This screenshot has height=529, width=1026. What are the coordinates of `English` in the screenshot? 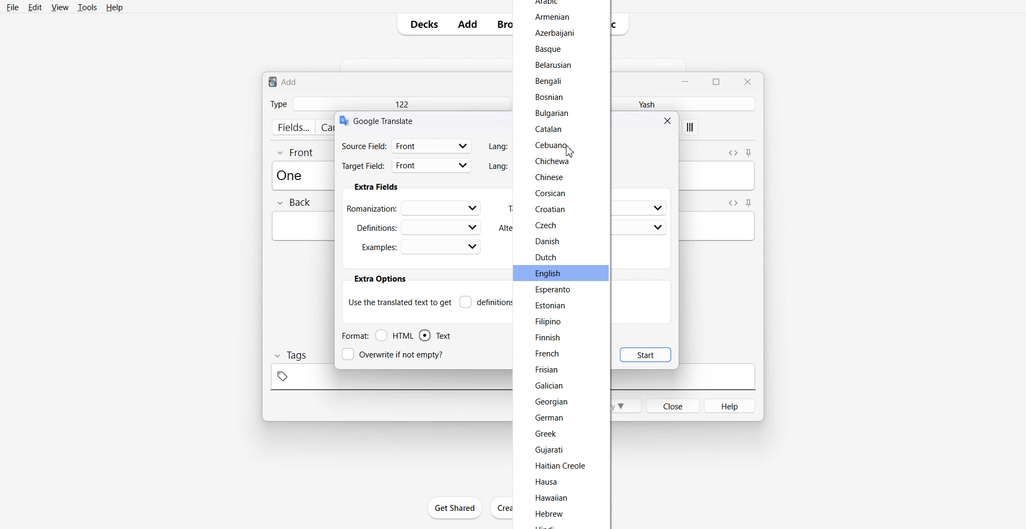 It's located at (548, 274).